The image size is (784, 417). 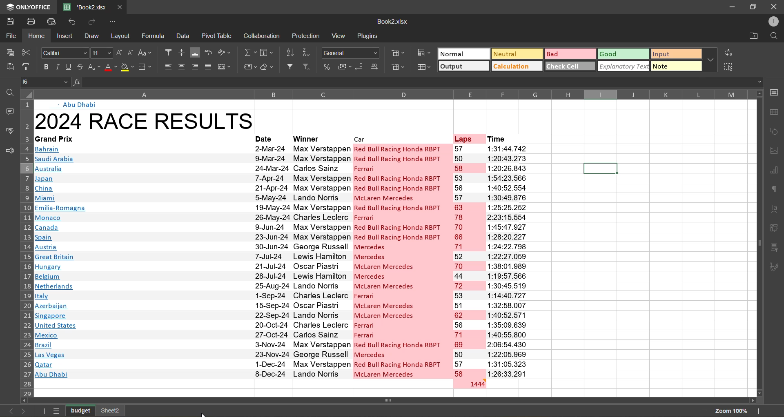 I want to click on print, so click(x=30, y=22).